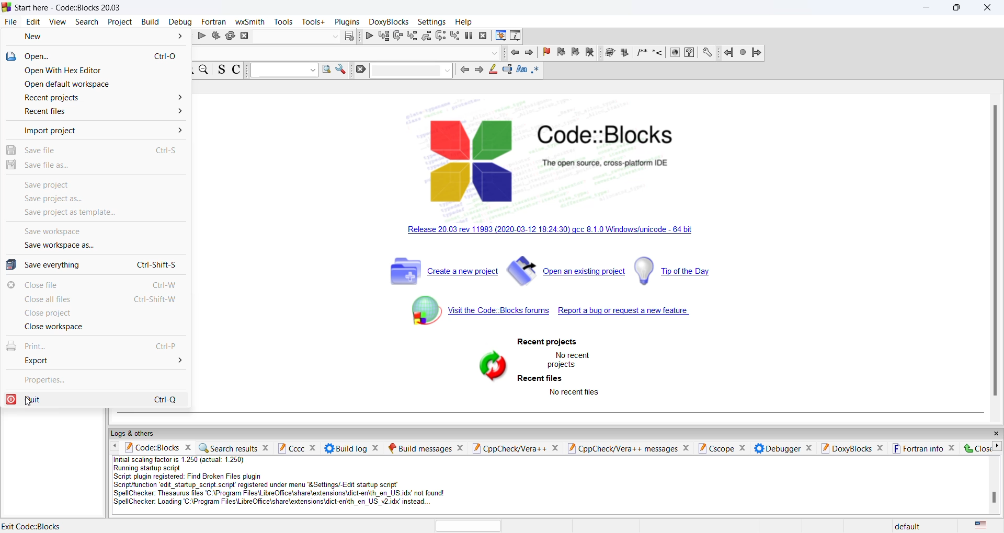  I want to click on close, so click(810, 448).